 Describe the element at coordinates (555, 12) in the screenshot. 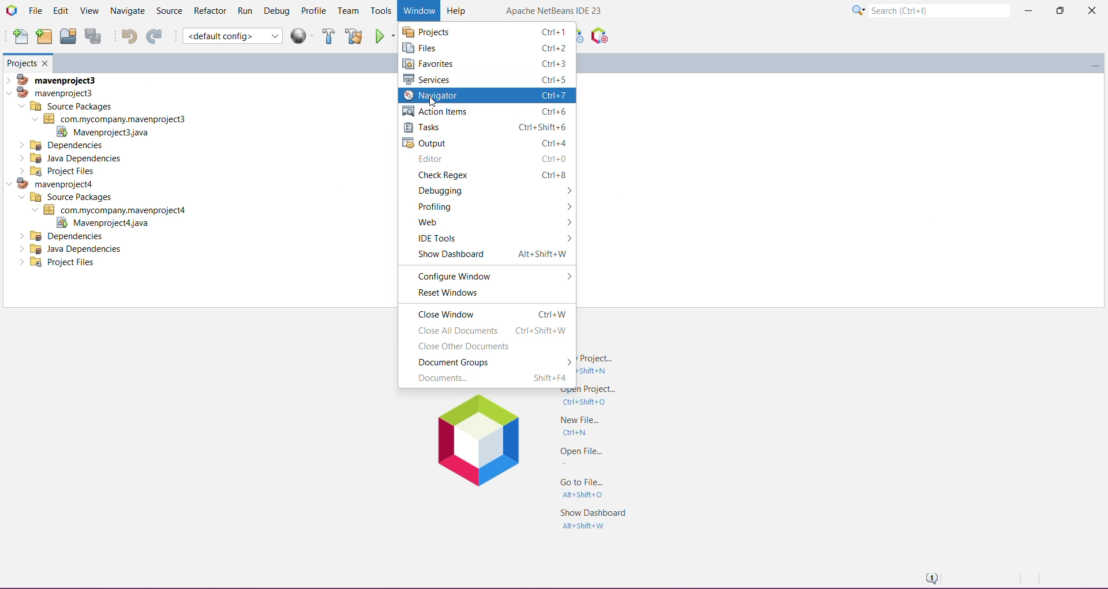

I see `Application Name and Version Name` at that location.